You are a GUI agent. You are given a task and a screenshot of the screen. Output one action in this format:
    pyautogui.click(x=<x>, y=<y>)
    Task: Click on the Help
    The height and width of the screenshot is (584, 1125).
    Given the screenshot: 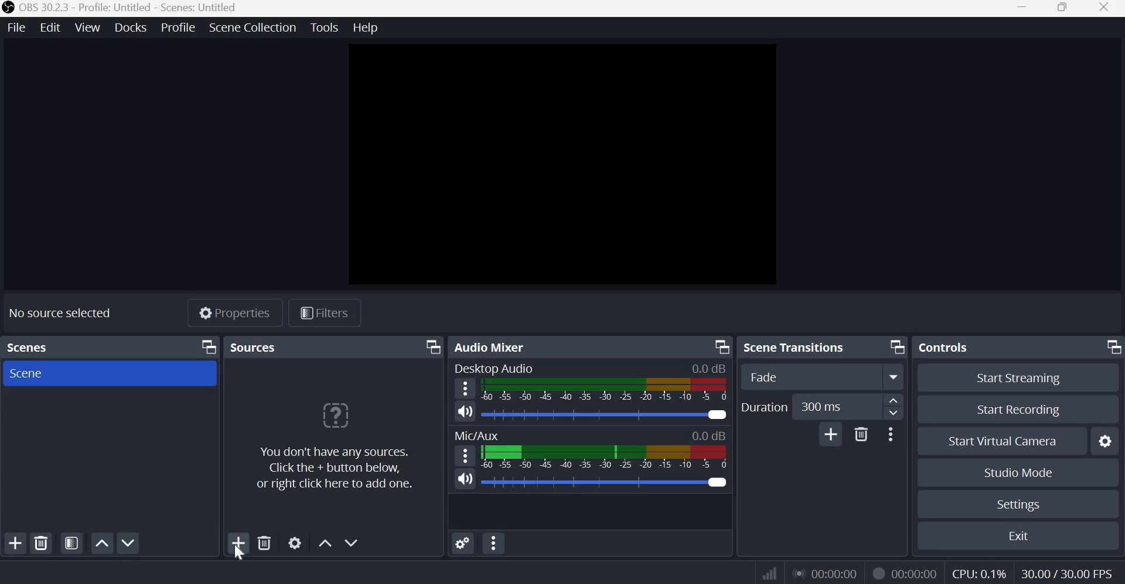 What is the action you would take?
    pyautogui.click(x=367, y=28)
    